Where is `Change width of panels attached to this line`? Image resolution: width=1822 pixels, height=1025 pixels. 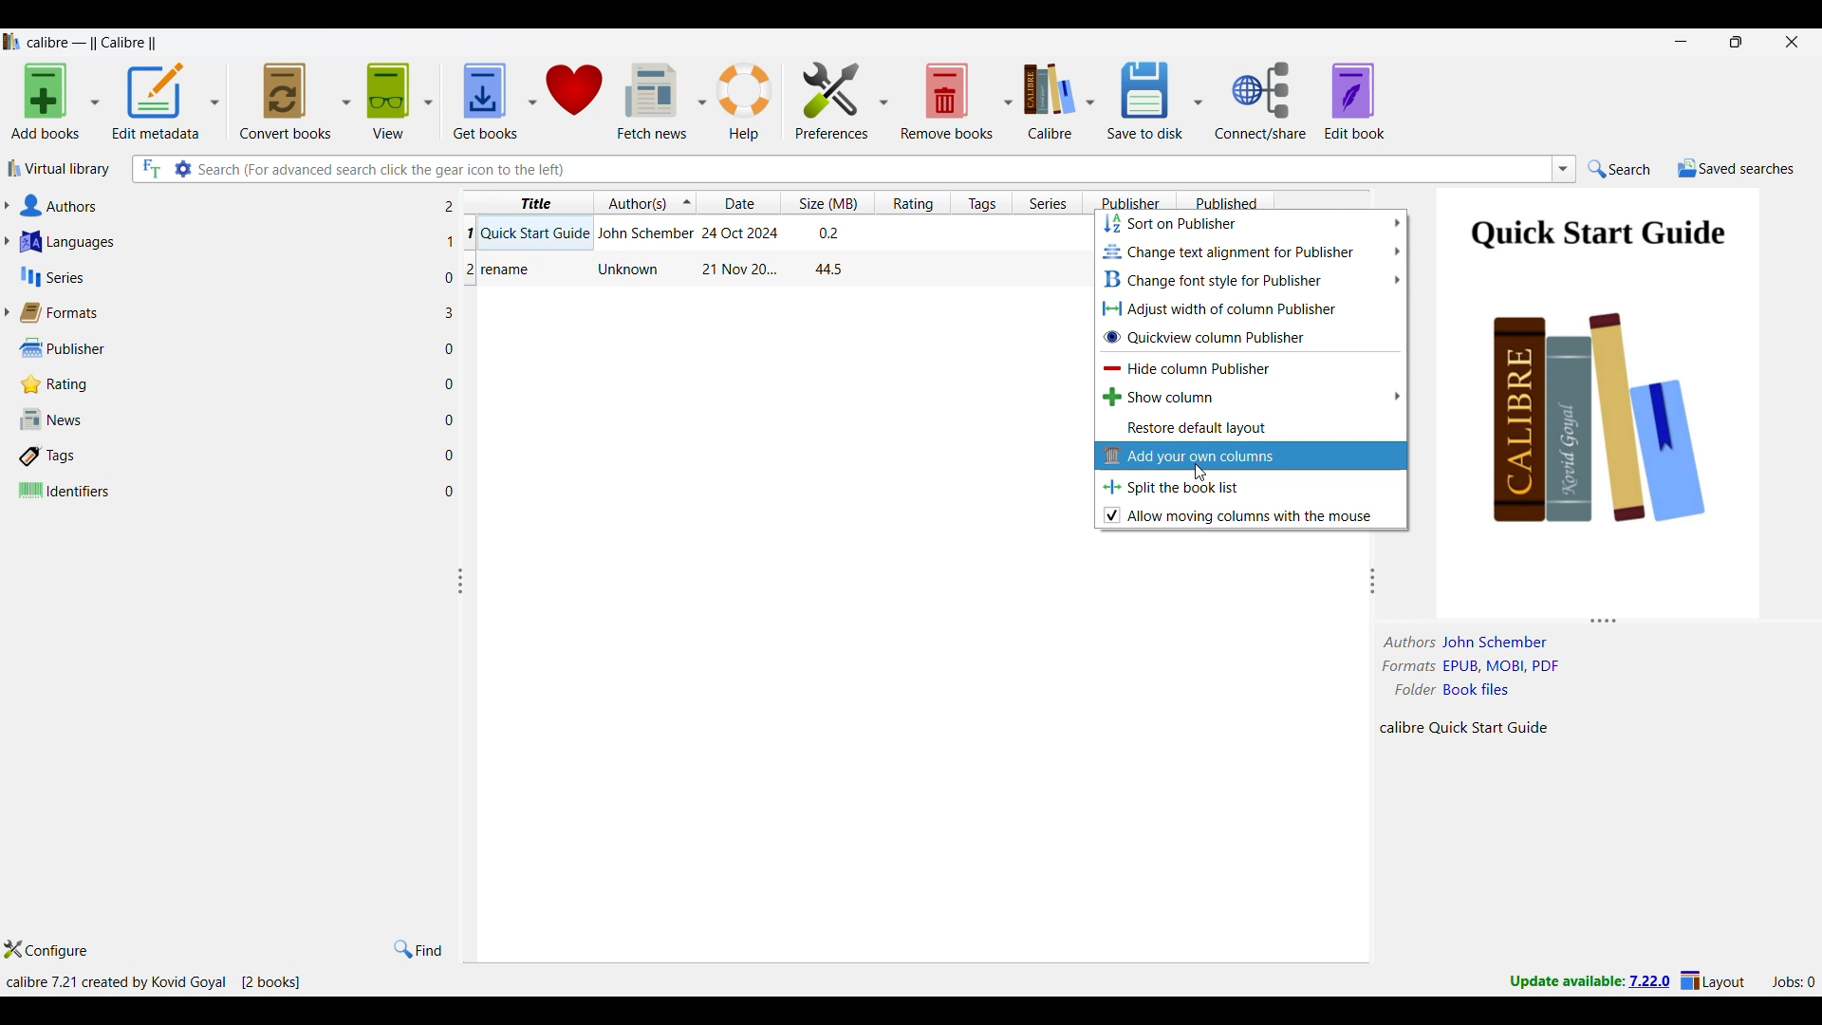 Change width of panels attached to this line is located at coordinates (467, 671).